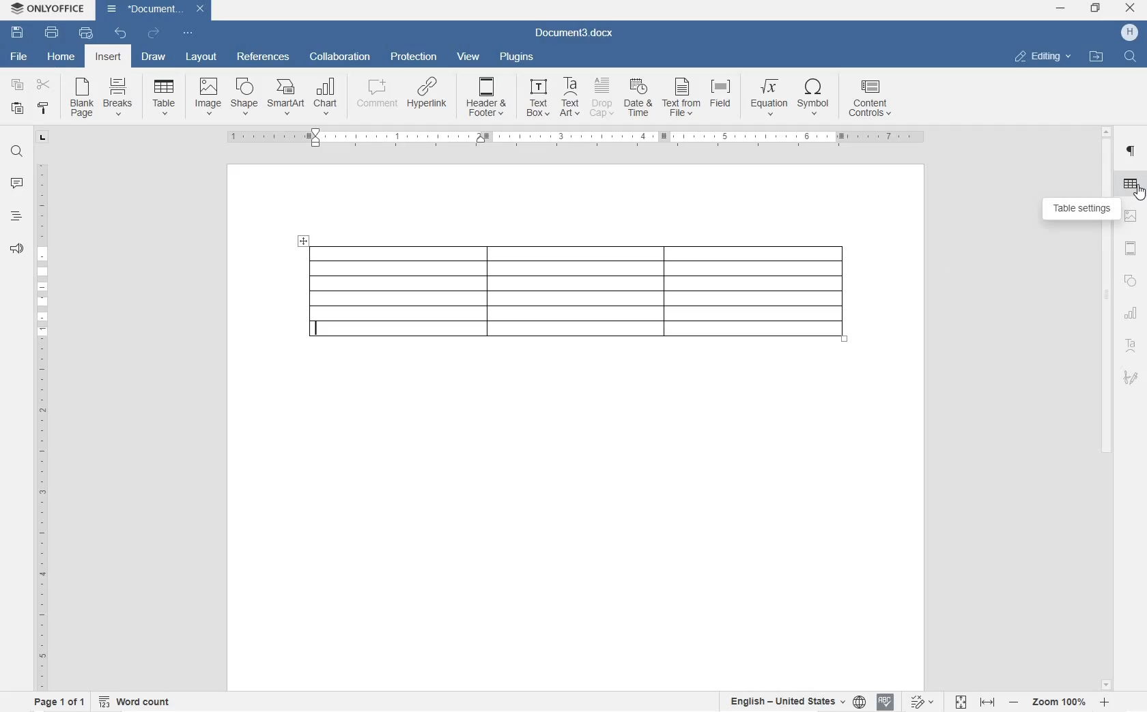  I want to click on LAYOUT, so click(202, 58).